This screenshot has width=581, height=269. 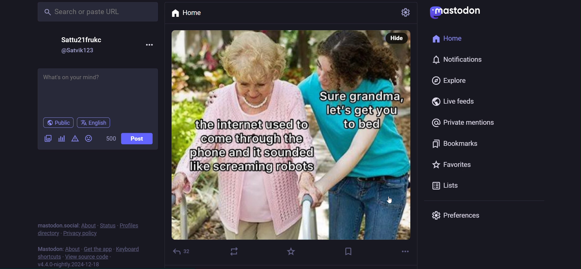 What do you see at coordinates (57, 225) in the screenshot?
I see `mastodon social` at bounding box center [57, 225].